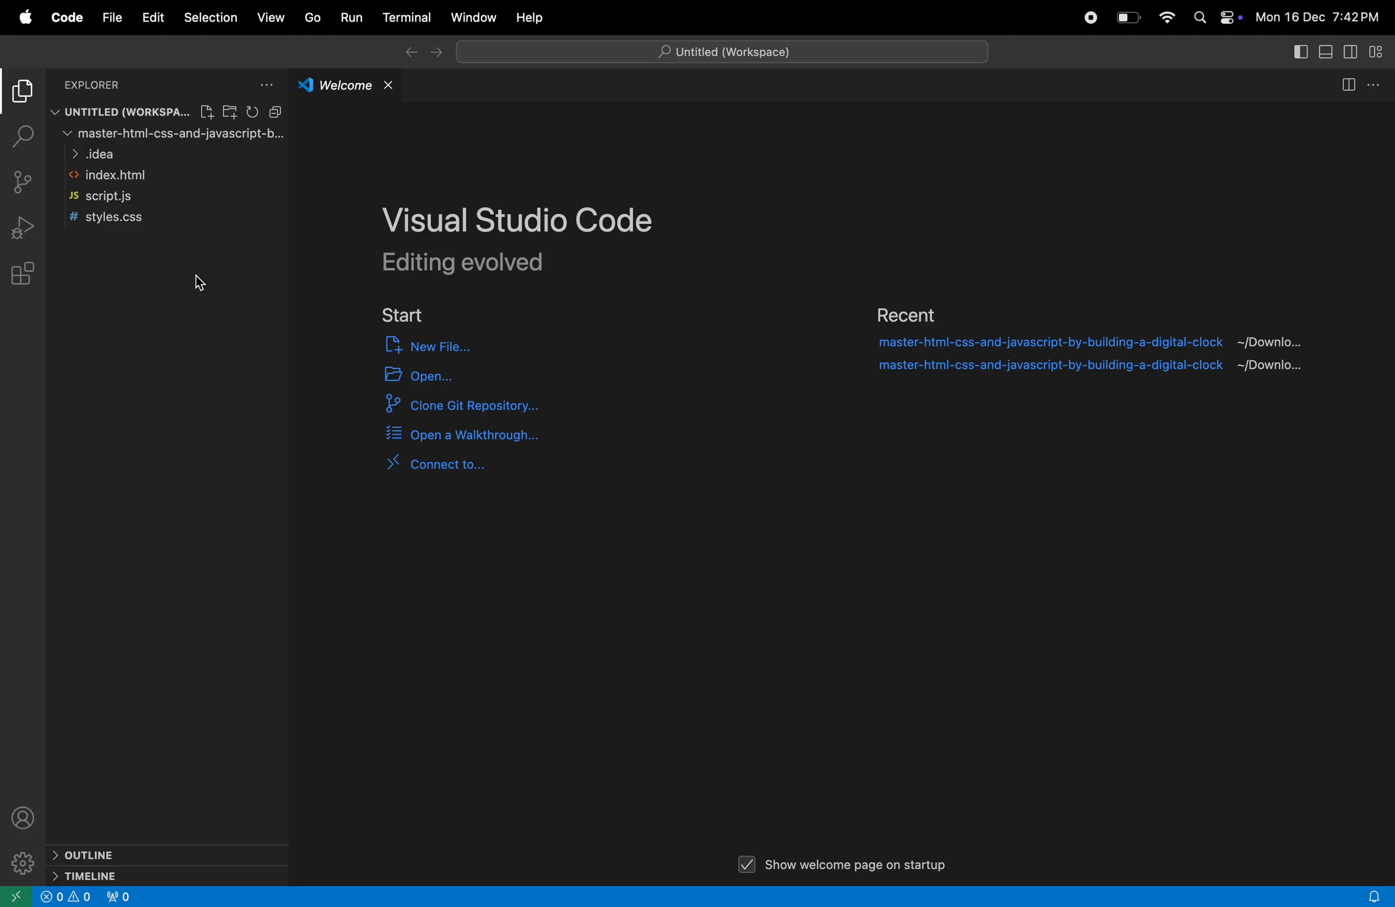 The image size is (1395, 907). I want to click on problems, so click(66, 897).